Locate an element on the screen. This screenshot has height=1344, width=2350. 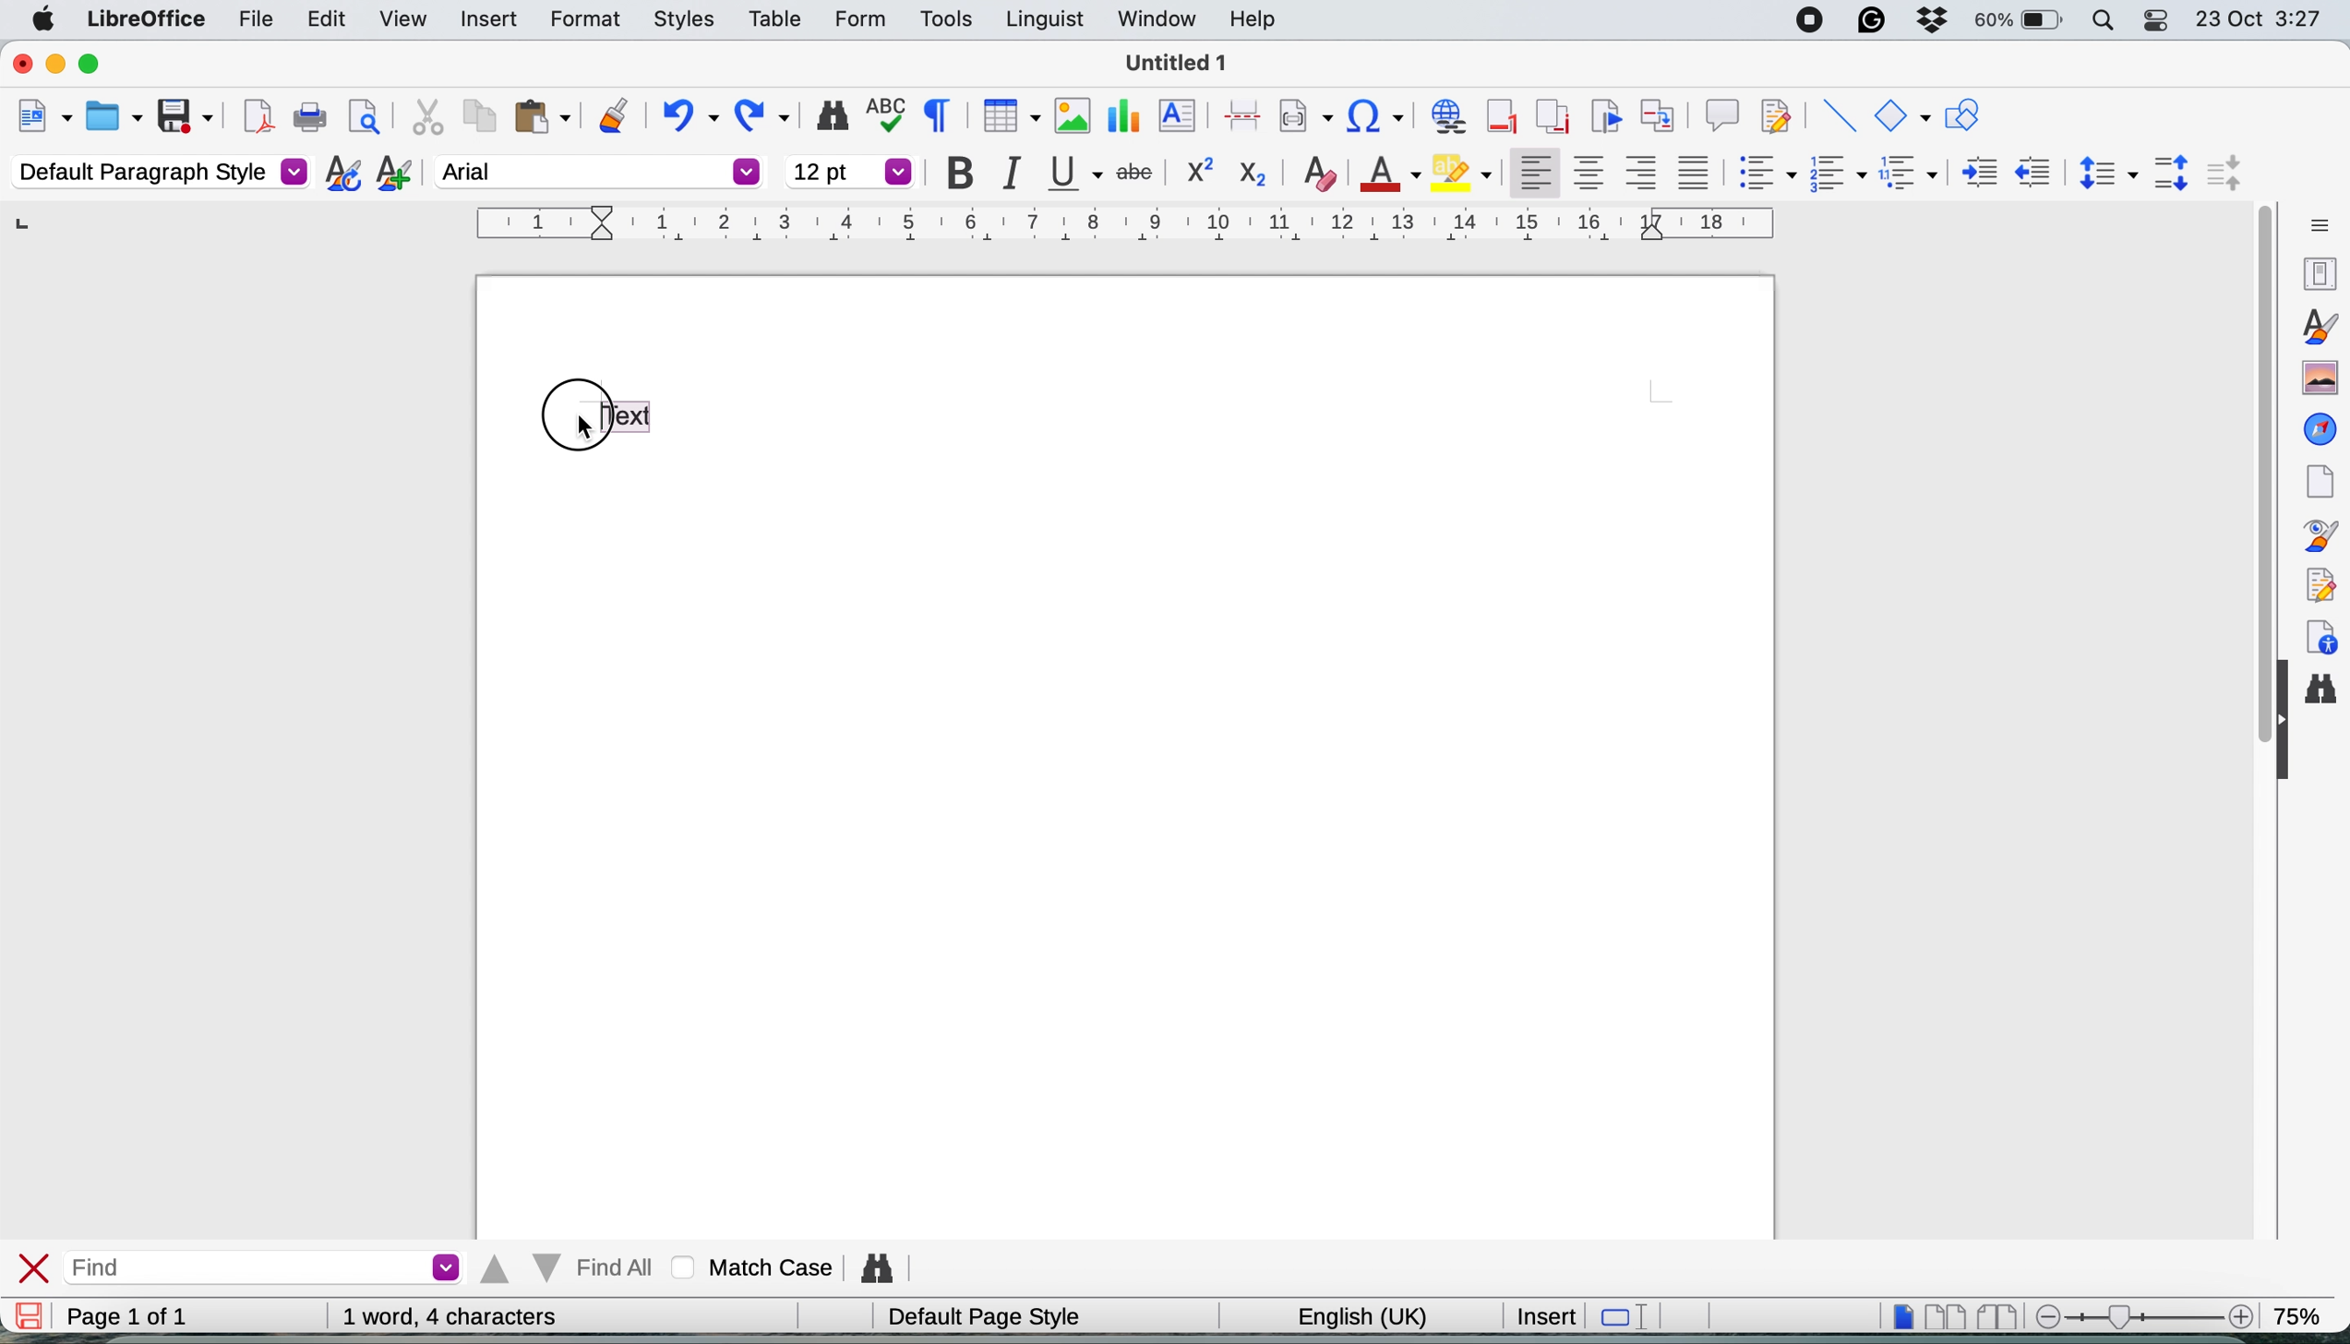
toggle unordered list is located at coordinates (1762, 177).